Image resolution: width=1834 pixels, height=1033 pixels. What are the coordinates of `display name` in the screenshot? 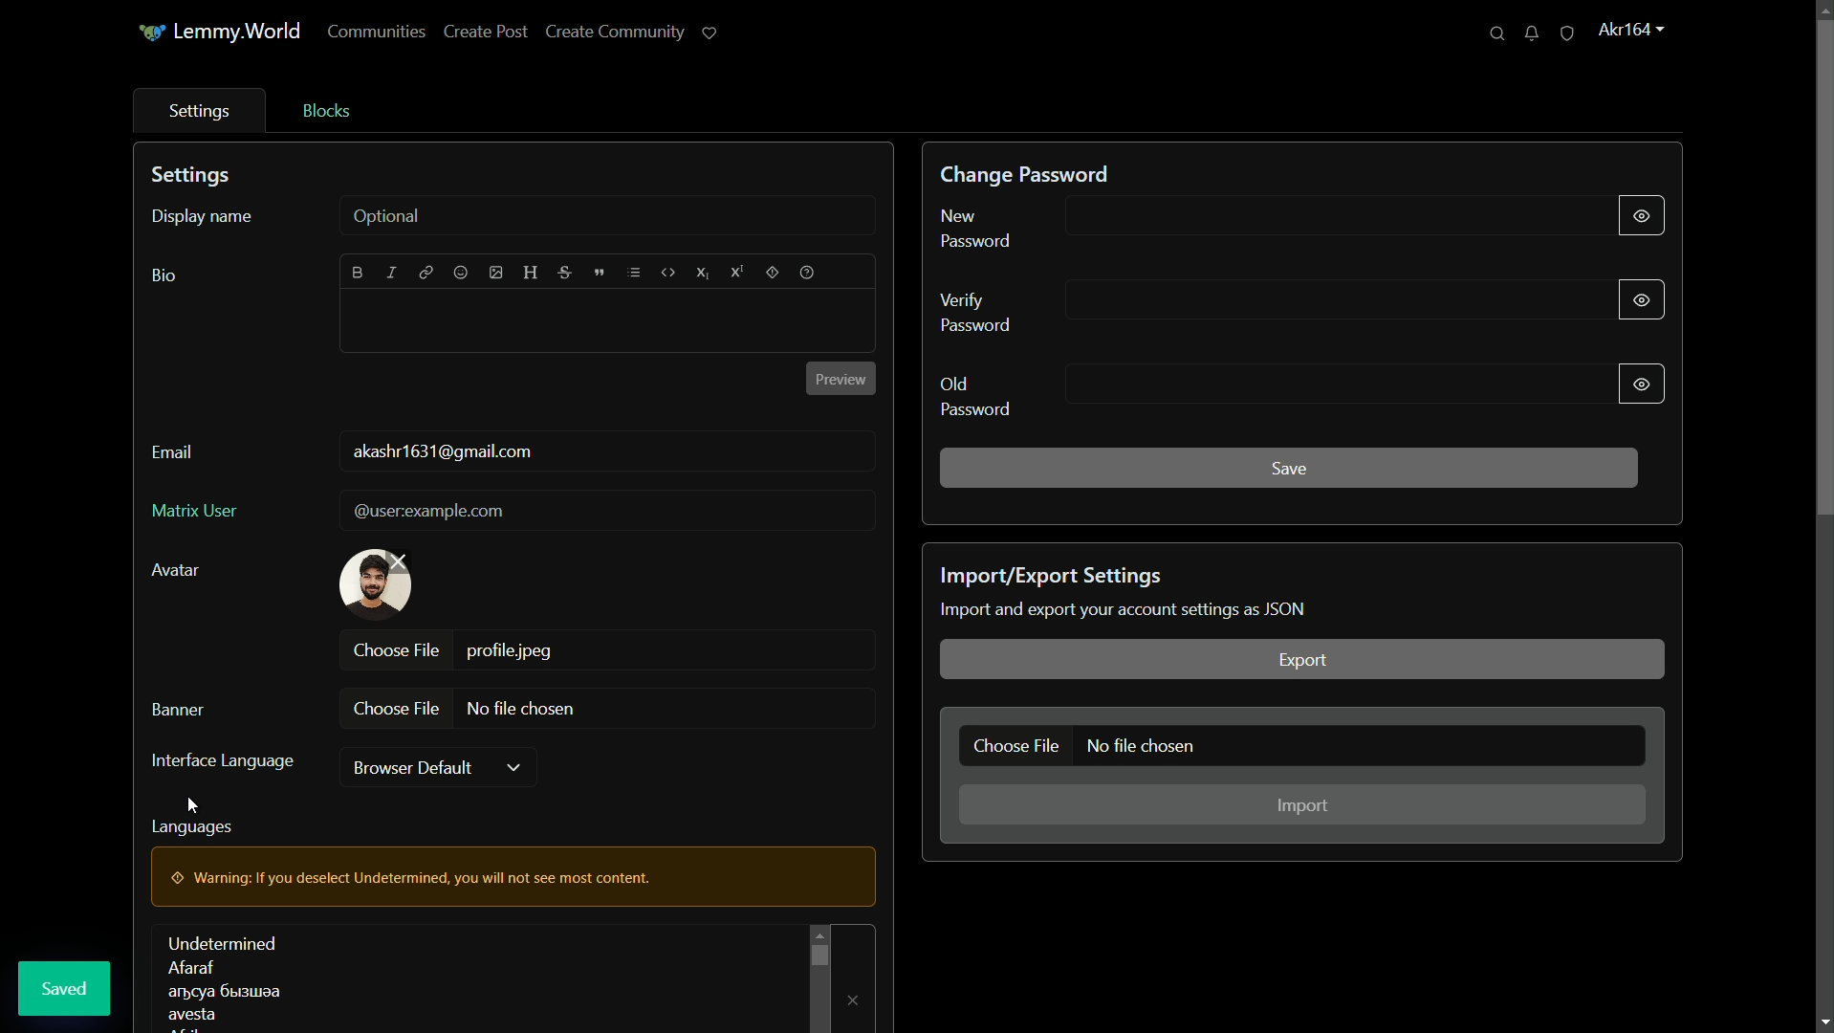 It's located at (201, 217).